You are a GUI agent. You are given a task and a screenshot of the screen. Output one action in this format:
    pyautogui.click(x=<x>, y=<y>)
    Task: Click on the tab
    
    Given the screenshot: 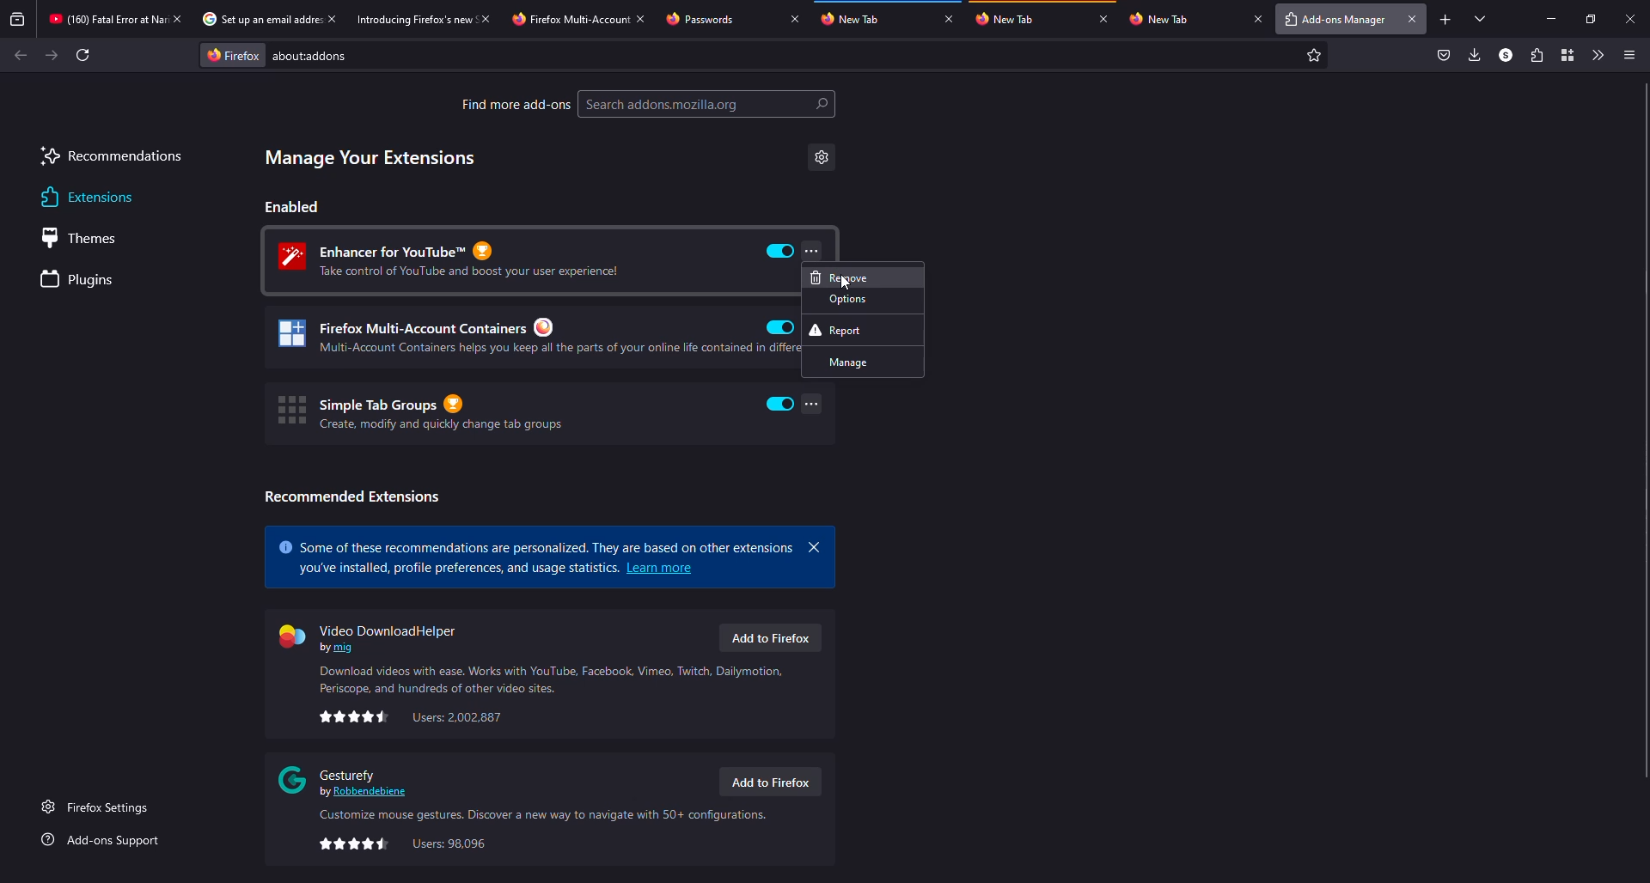 What is the action you would take?
    pyautogui.click(x=412, y=19)
    